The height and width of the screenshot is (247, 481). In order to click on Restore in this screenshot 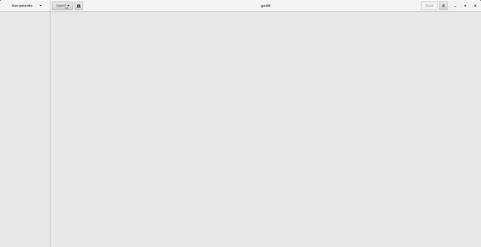, I will do `click(466, 5)`.